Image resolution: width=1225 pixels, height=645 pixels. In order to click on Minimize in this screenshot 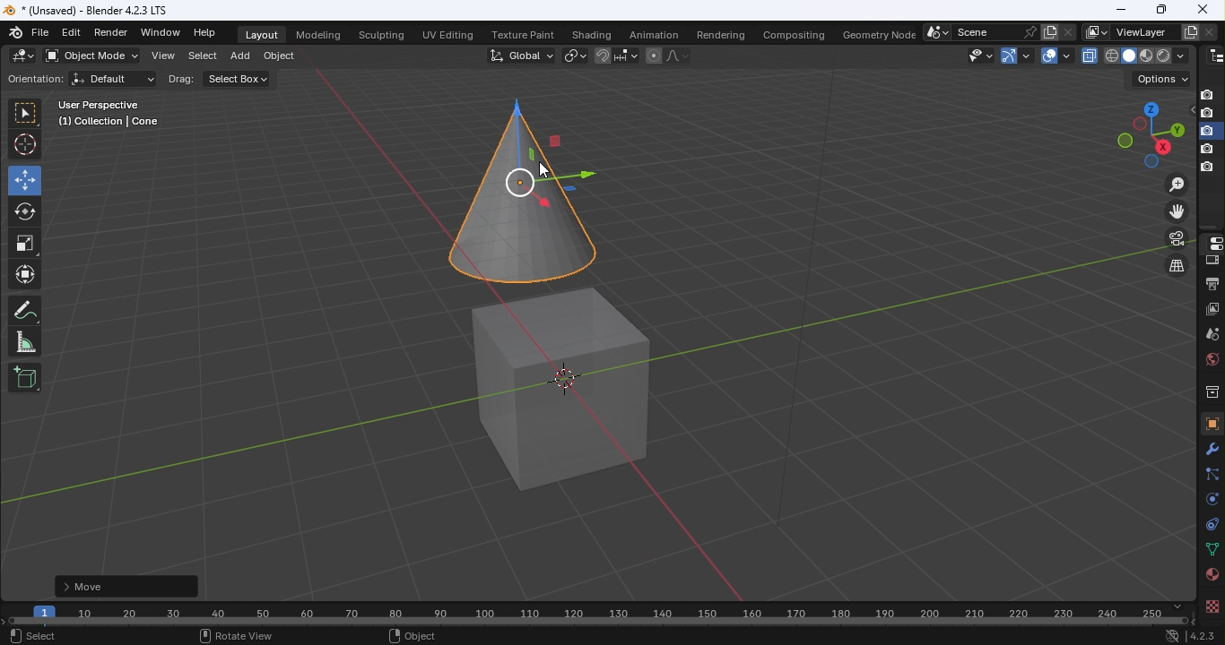, I will do `click(1120, 9)`.